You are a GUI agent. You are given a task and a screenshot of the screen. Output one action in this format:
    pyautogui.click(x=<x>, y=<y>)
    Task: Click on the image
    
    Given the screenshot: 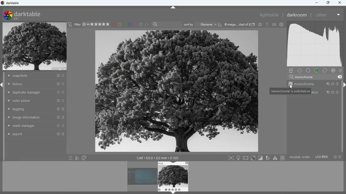 What is the action you would take?
    pyautogui.click(x=177, y=91)
    